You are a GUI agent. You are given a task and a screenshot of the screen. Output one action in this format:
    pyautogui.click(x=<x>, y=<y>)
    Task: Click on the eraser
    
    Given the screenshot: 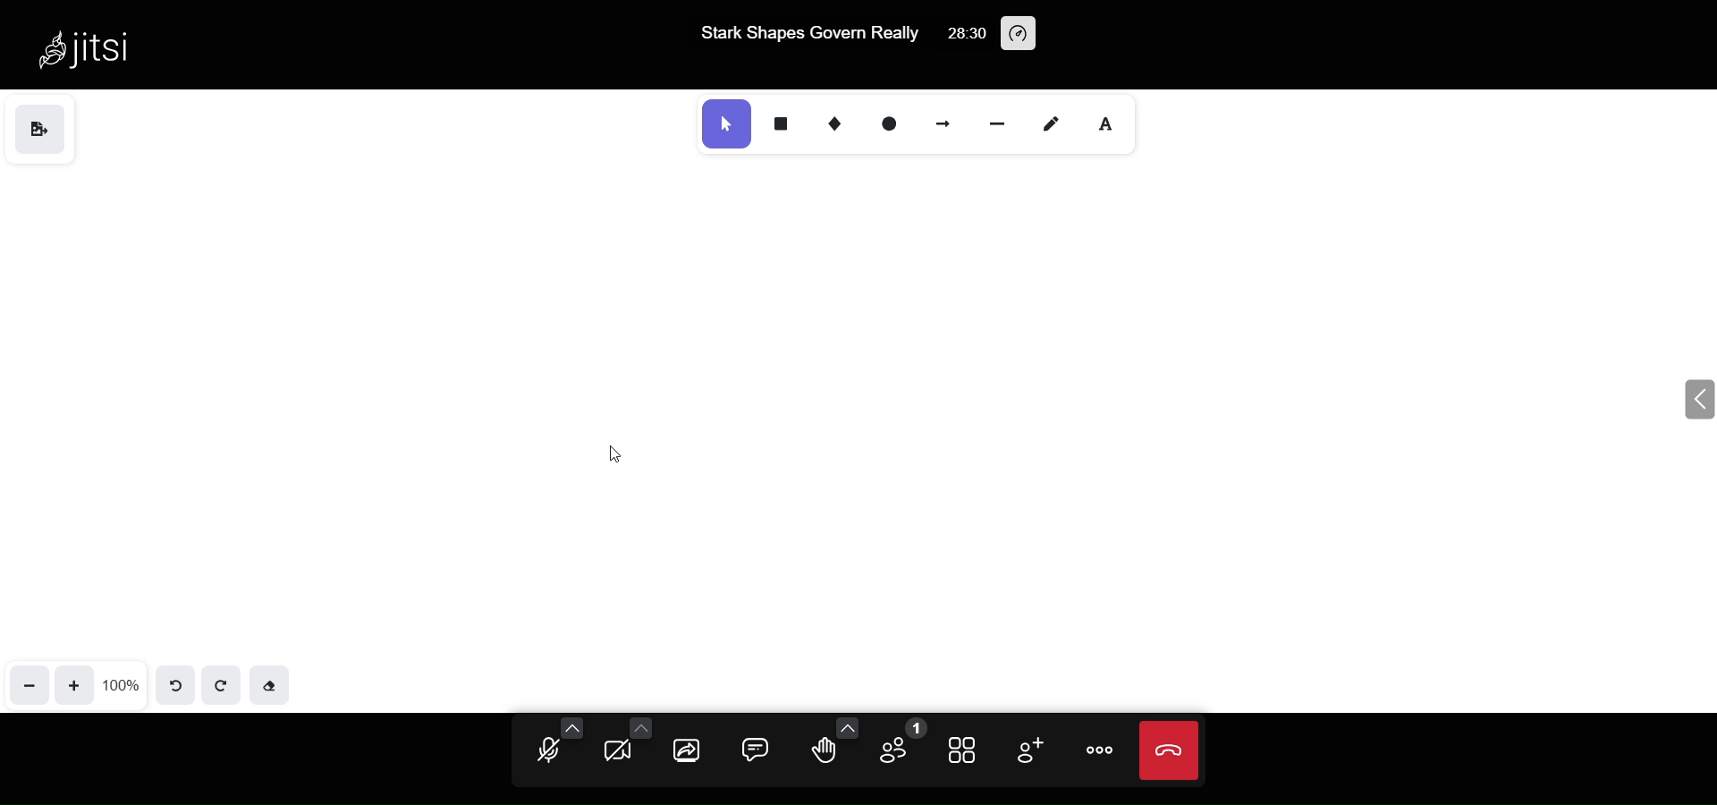 What is the action you would take?
    pyautogui.click(x=269, y=683)
    